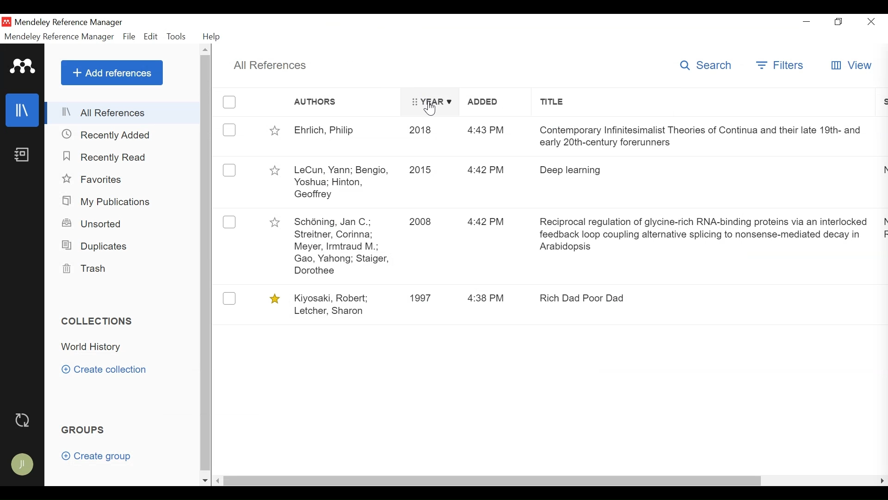 This screenshot has height=500, width=888. Describe the element at coordinates (84, 429) in the screenshot. I see `Group` at that location.